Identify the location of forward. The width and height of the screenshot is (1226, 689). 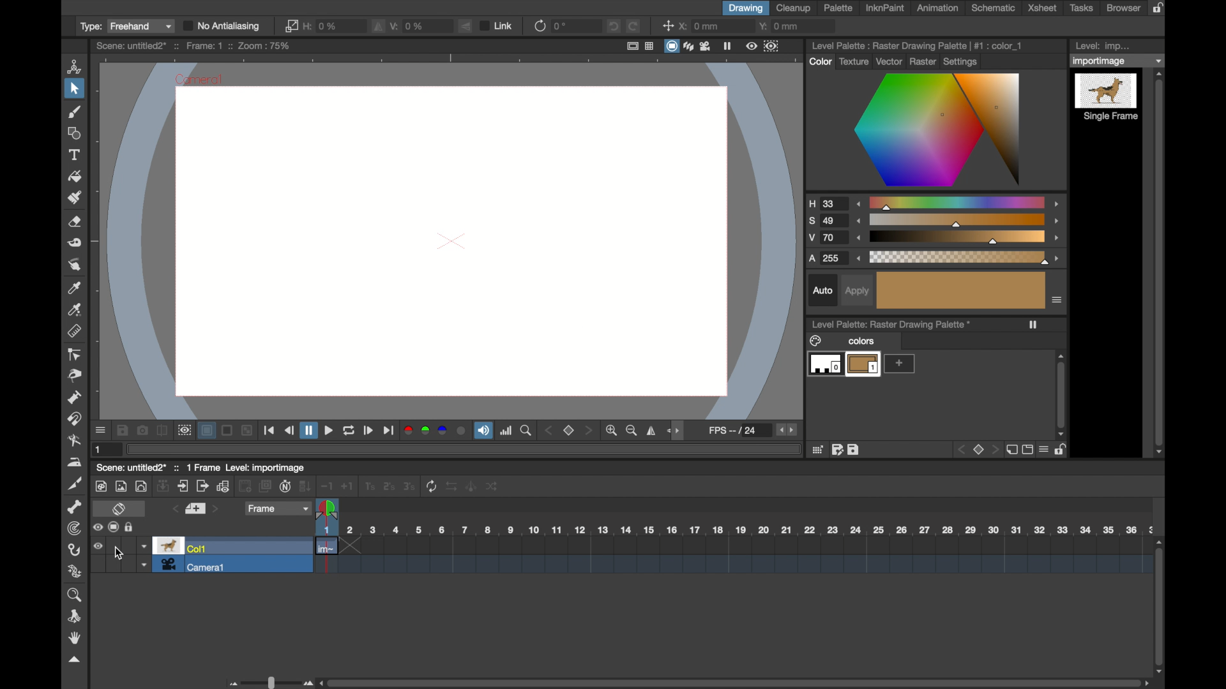
(202, 486).